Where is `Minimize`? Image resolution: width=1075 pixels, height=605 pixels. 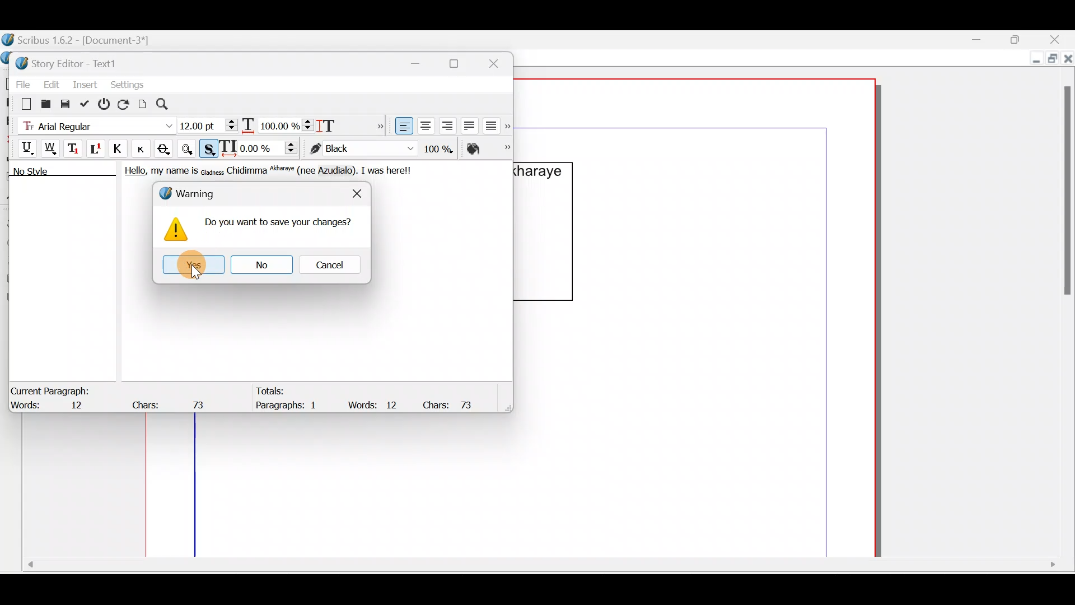 Minimize is located at coordinates (1034, 60).